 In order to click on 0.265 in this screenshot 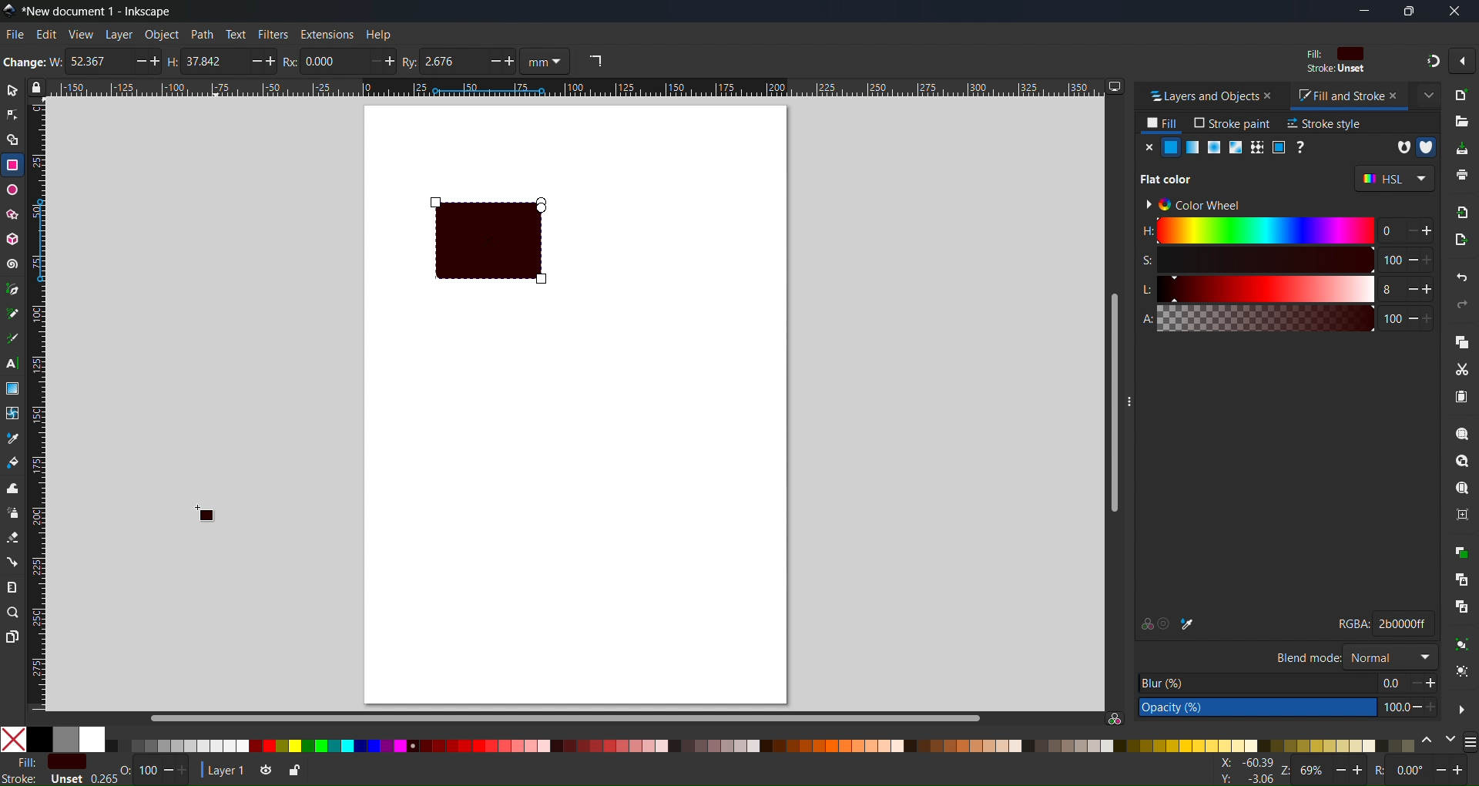, I will do `click(100, 779)`.